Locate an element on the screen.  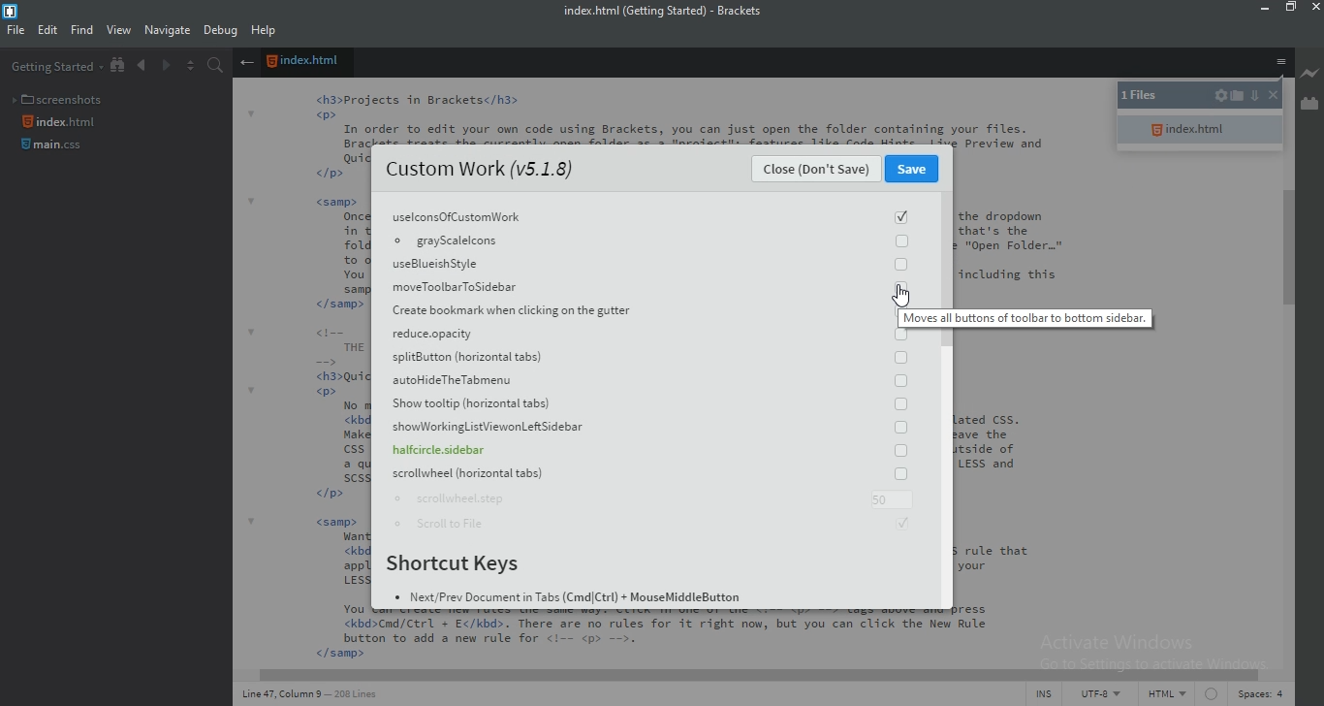
minmise is located at coordinates (1261, 10).